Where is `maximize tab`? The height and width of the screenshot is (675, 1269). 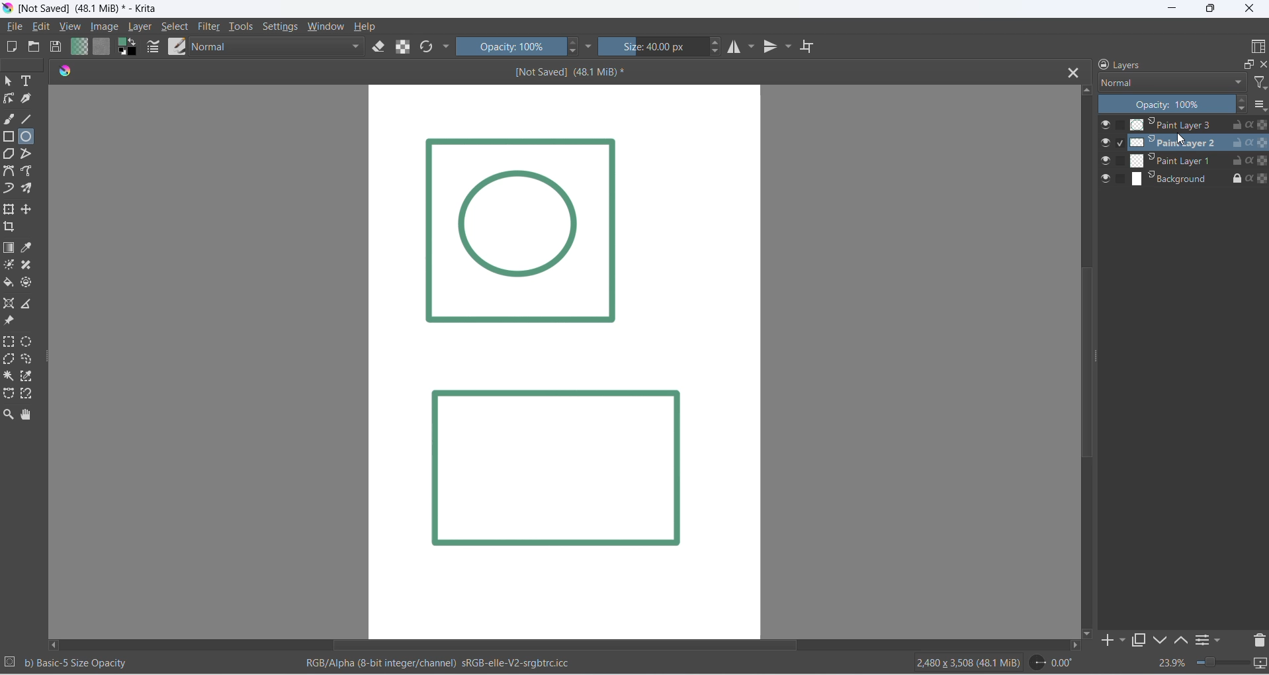
maximize tab is located at coordinates (1139, 641).